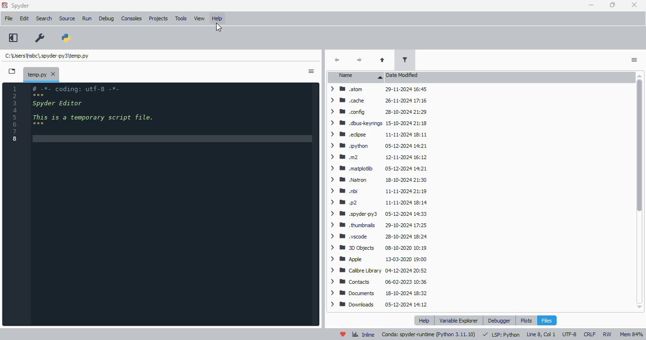  What do you see at coordinates (379, 259) in the screenshot?
I see `> mm Apple 13-03-2020 19:00` at bounding box center [379, 259].